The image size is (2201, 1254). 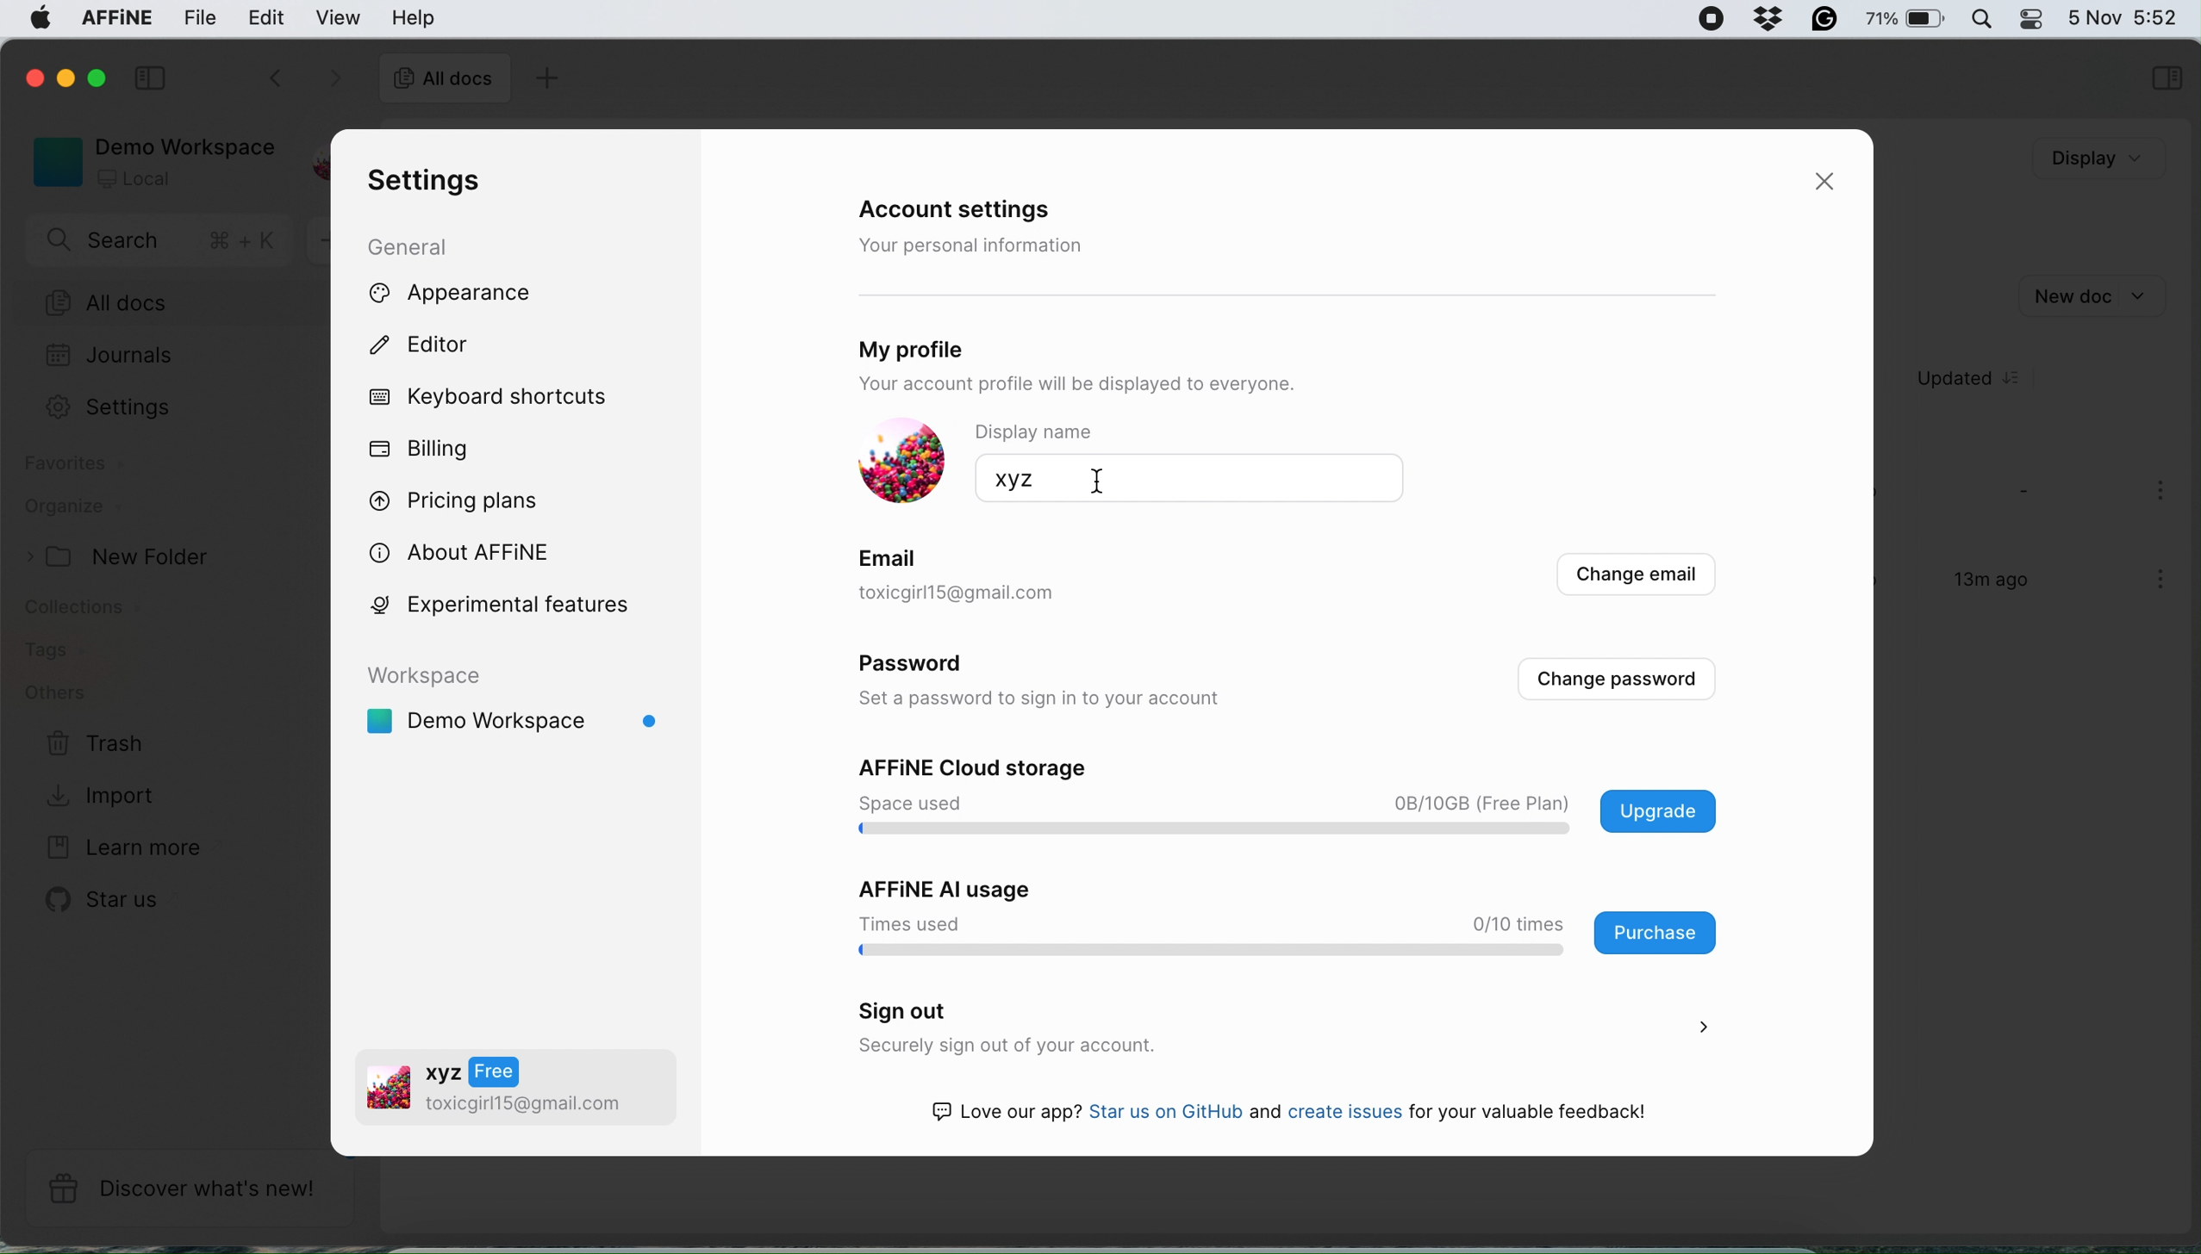 What do you see at coordinates (901, 462) in the screenshot?
I see `display picture` at bounding box center [901, 462].